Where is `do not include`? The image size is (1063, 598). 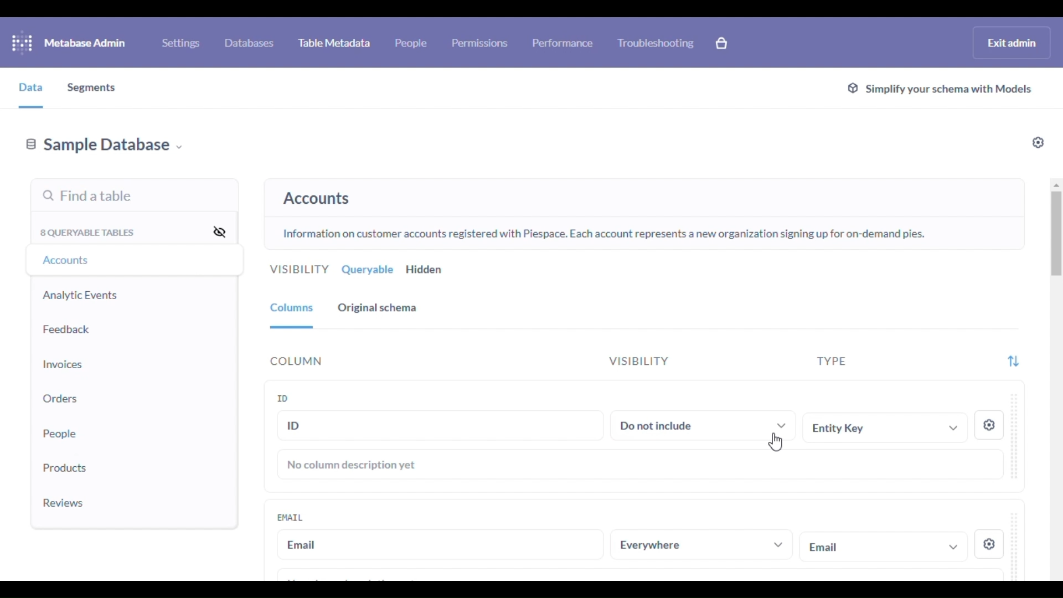
do not include is located at coordinates (704, 424).